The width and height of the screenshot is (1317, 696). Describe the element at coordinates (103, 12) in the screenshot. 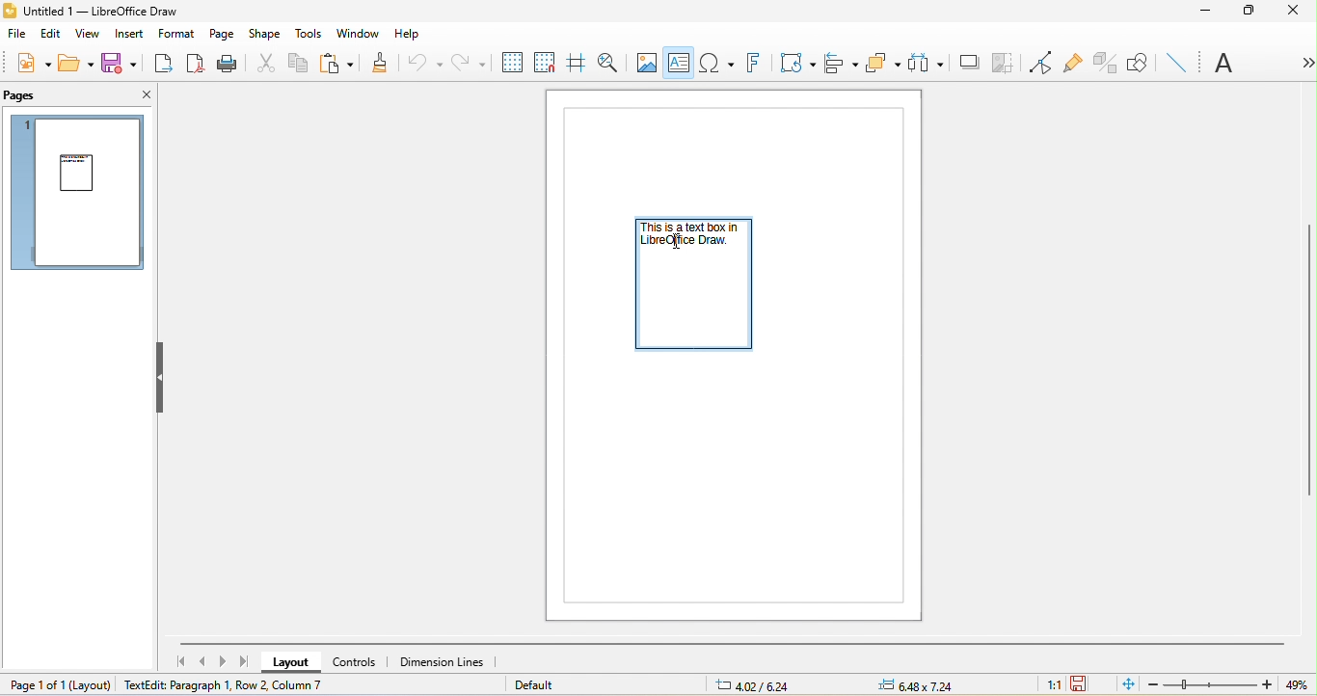

I see `title` at that location.